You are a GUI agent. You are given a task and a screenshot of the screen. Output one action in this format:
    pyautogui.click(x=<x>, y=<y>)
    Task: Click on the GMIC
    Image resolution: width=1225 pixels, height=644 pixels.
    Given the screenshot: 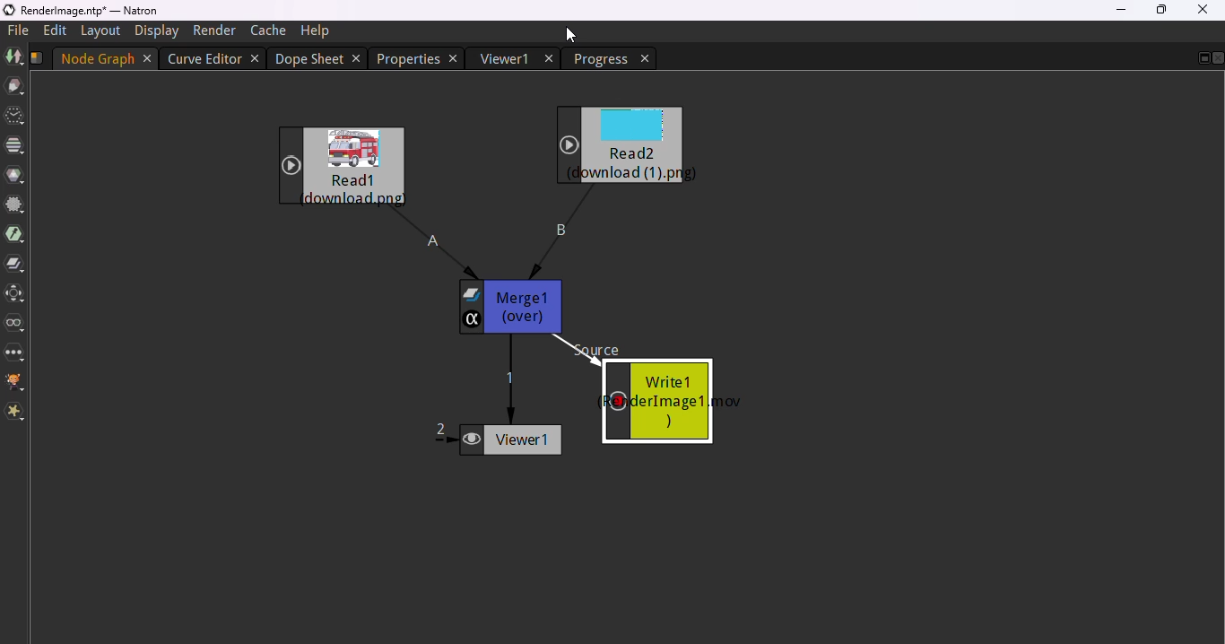 What is the action you would take?
    pyautogui.click(x=15, y=382)
    